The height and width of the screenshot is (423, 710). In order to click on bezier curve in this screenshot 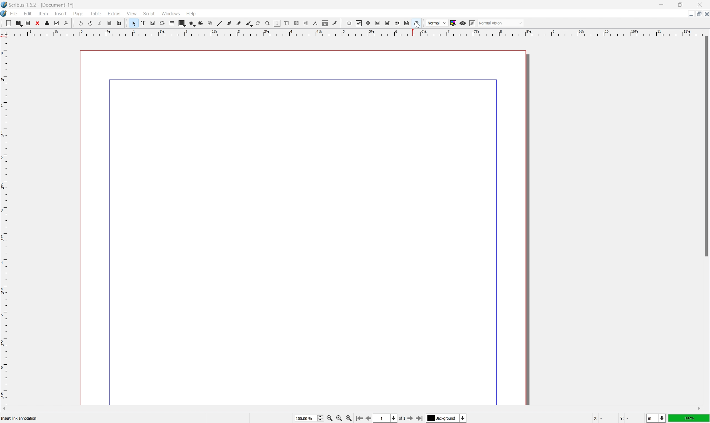, I will do `click(229, 23)`.